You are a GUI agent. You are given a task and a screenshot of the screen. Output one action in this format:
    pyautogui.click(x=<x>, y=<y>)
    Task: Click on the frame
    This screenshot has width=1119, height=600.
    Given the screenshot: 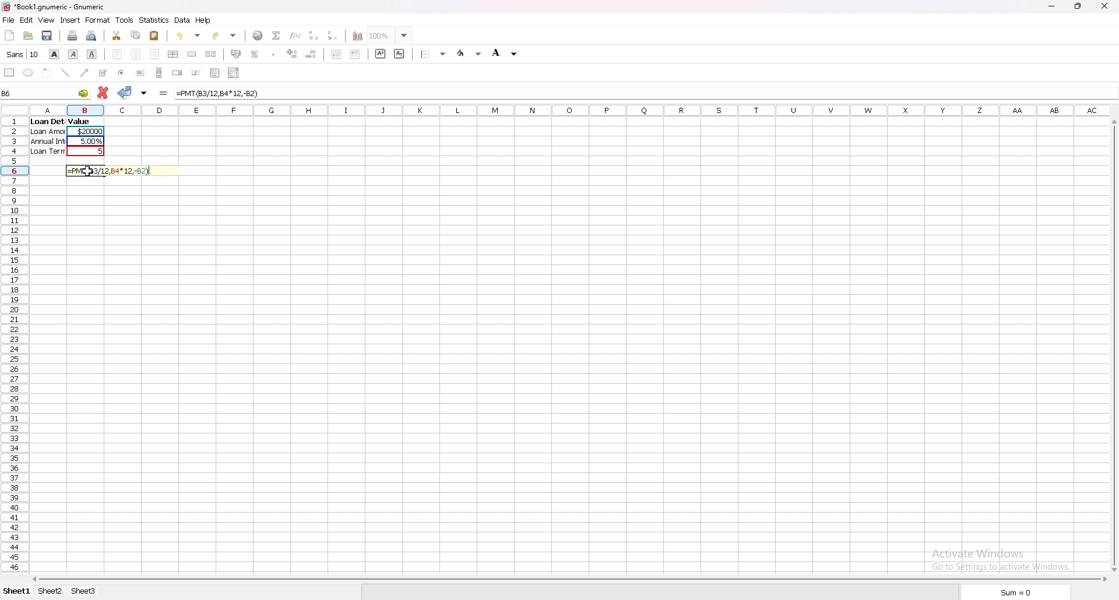 What is the action you would take?
    pyautogui.click(x=48, y=73)
    